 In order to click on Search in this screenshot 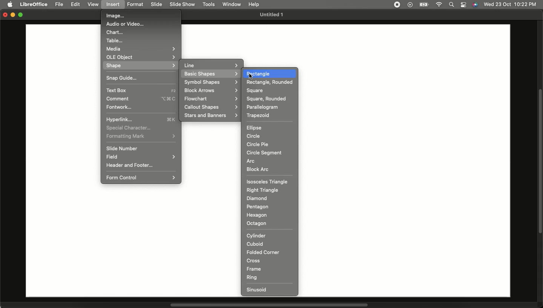, I will do `click(451, 5)`.